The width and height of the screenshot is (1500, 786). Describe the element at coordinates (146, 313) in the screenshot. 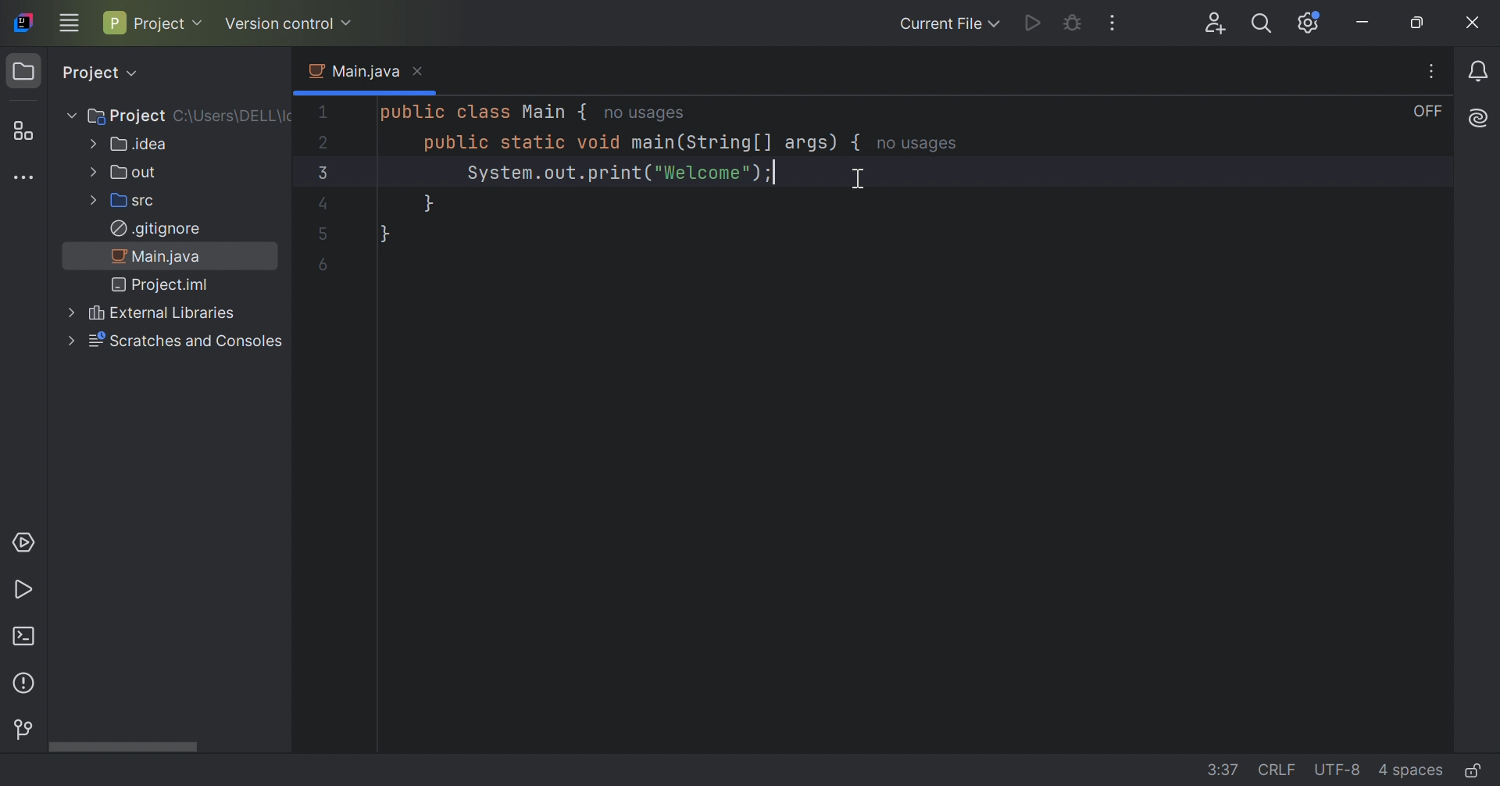

I see `External Libraries` at that location.